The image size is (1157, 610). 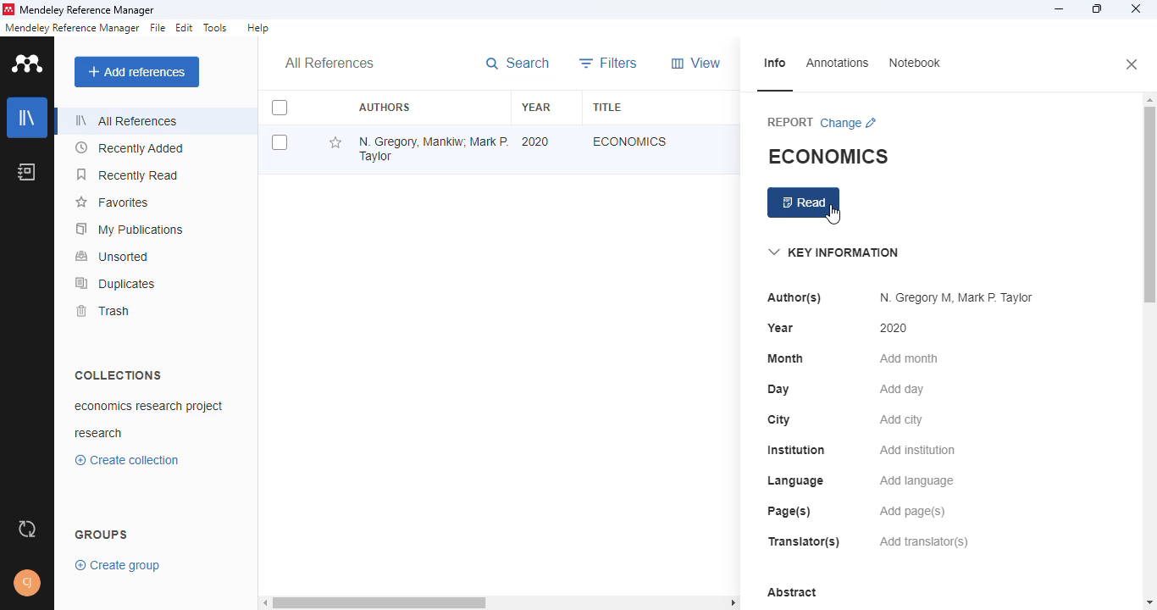 What do you see at coordinates (894, 327) in the screenshot?
I see `2020` at bounding box center [894, 327].